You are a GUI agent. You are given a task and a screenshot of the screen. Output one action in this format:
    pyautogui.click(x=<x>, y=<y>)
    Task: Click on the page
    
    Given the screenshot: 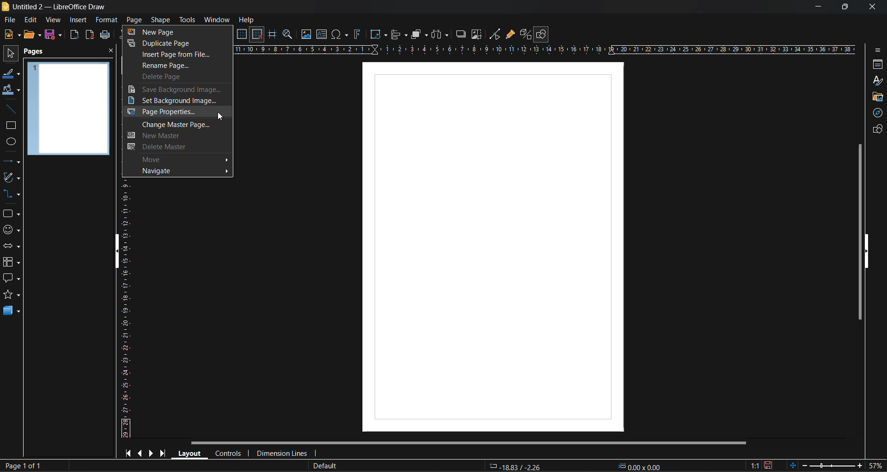 What is the action you would take?
    pyautogui.click(x=136, y=19)
    